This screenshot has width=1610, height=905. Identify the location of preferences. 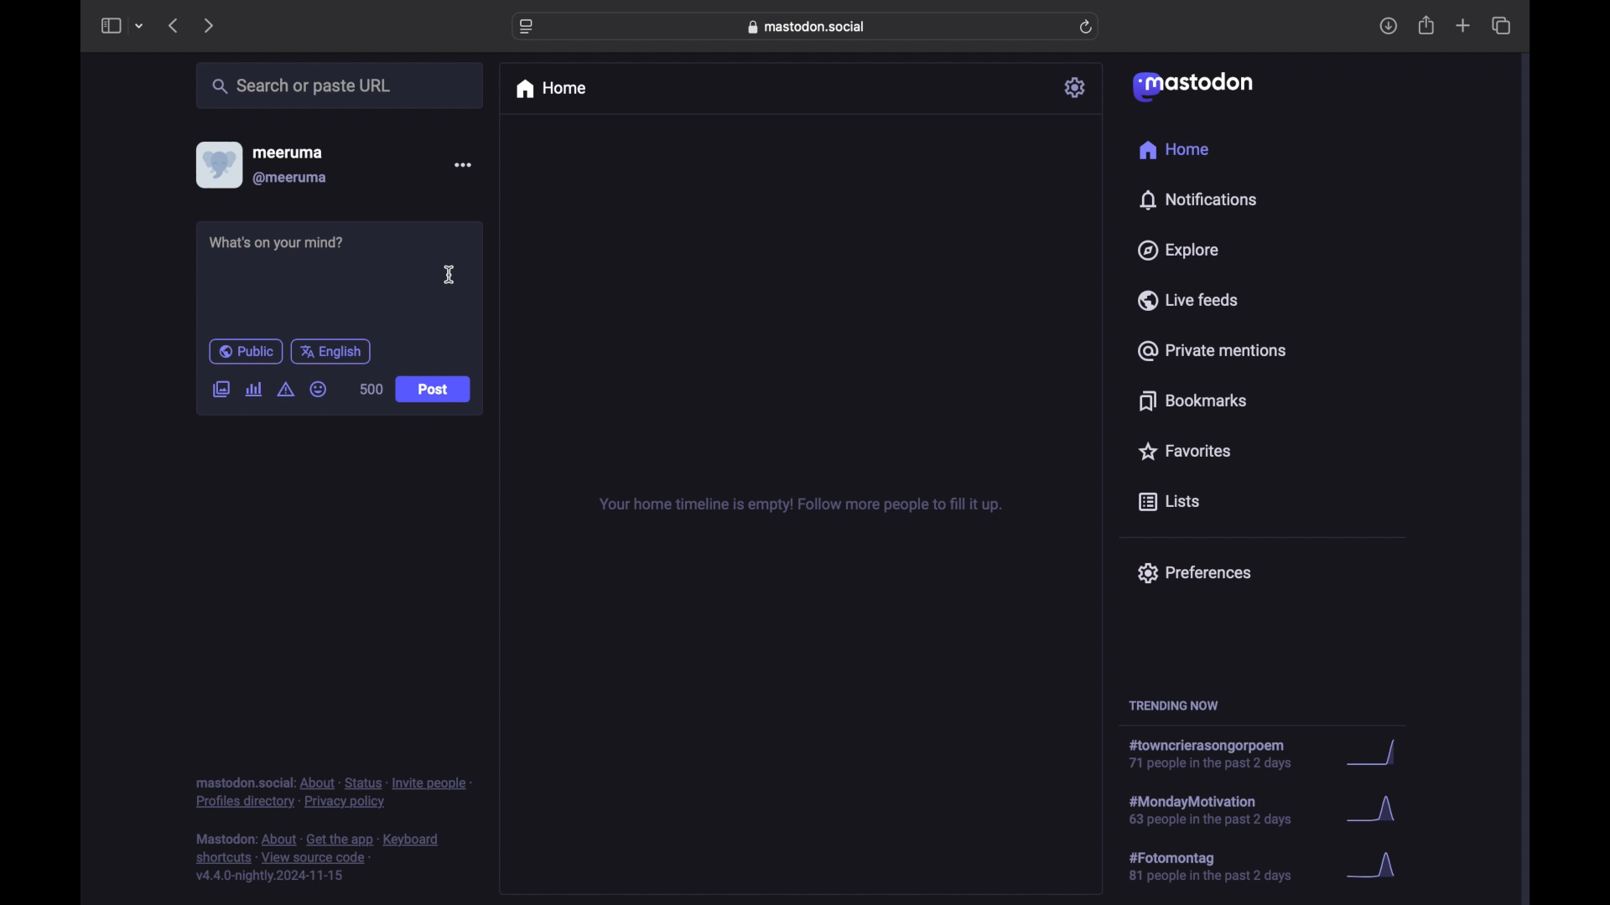
(1194, 573).